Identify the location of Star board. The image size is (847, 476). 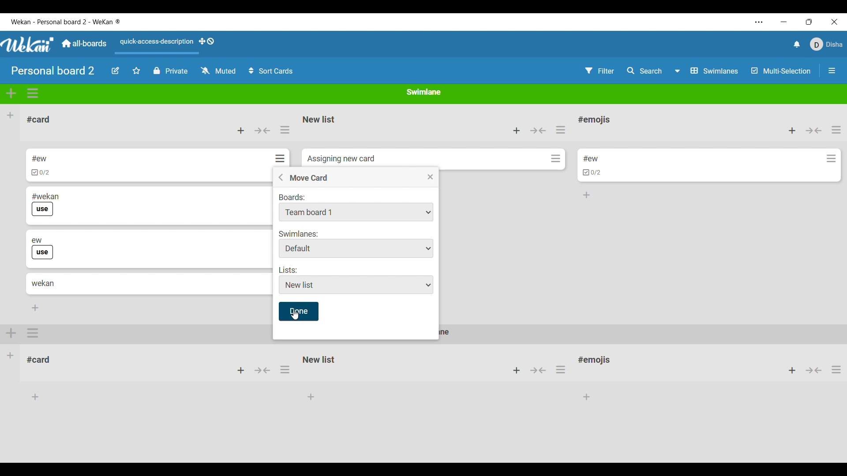
(137, 71).